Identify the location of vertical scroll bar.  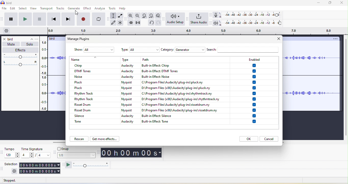
(346, 87).